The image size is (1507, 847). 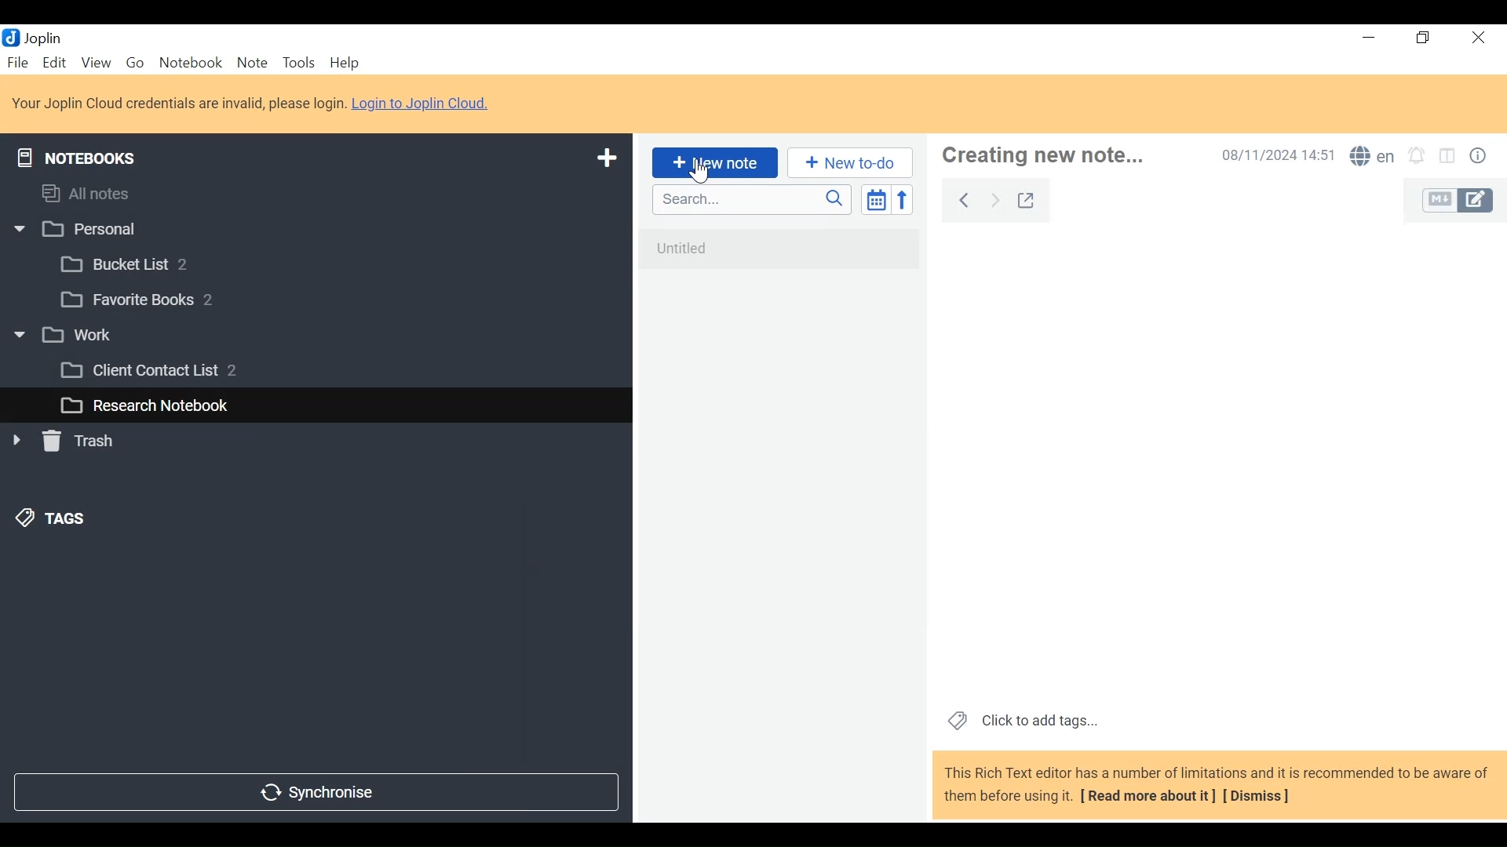 I want to click on w |] Personal, so click(x=84, y=231).